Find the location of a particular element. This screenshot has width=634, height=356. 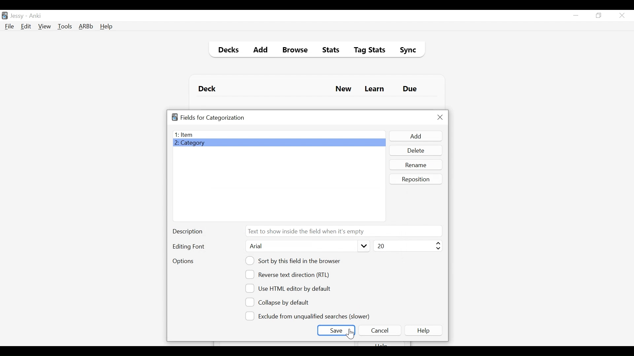

Front is located at coordinates (279, 134).